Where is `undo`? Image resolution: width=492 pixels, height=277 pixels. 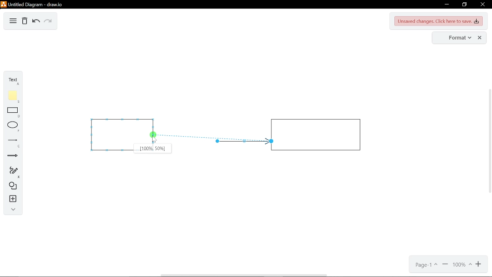
undo is located at coordinates (35, 22).